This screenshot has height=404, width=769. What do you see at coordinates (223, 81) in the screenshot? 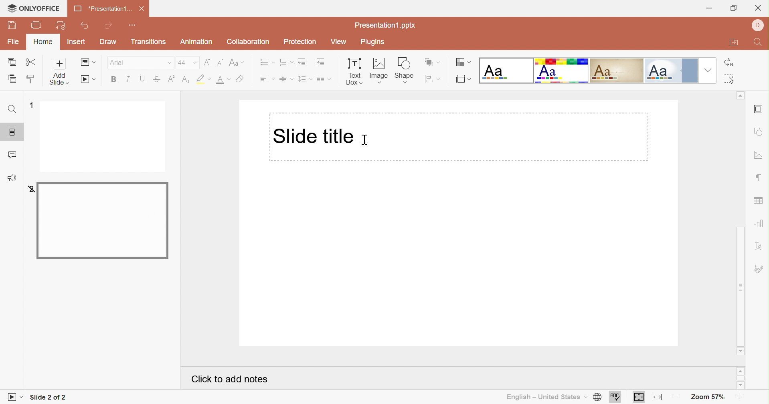
I see `Font color` at bounding box center [223, 81].